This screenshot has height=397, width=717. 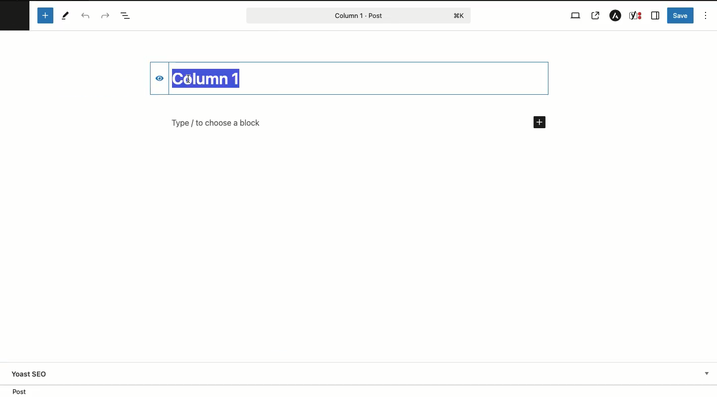 I want to click on Cursor, so click(x=188, y=78).